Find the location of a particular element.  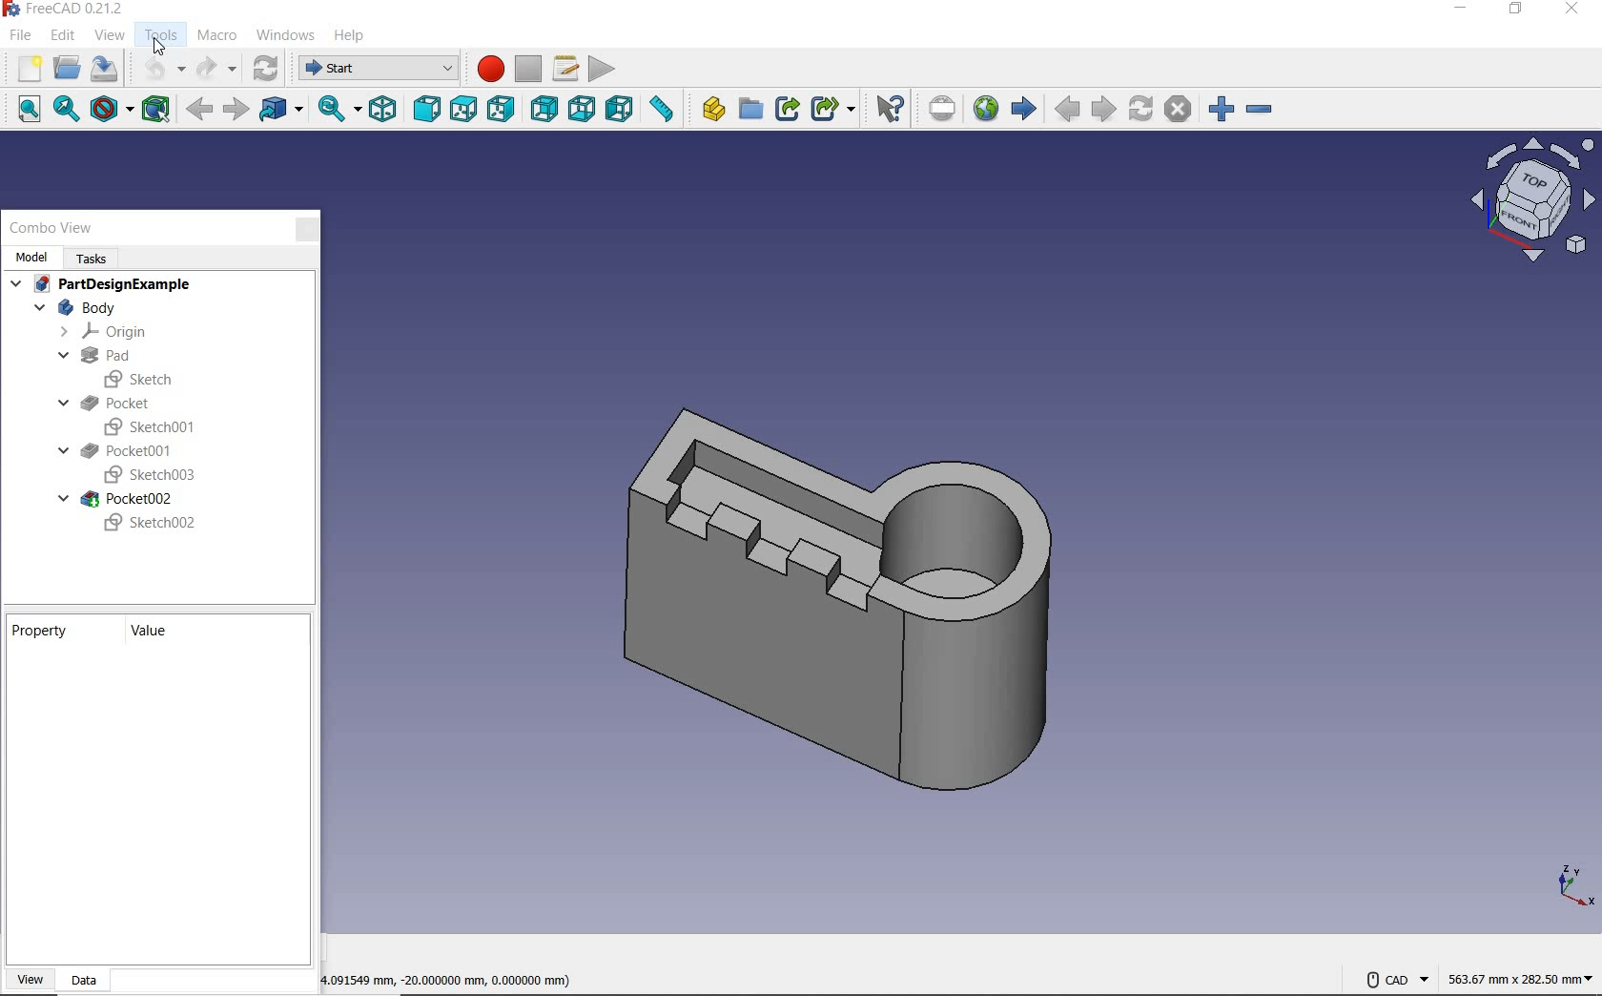

Fit all is located at coordinates (22, 111).